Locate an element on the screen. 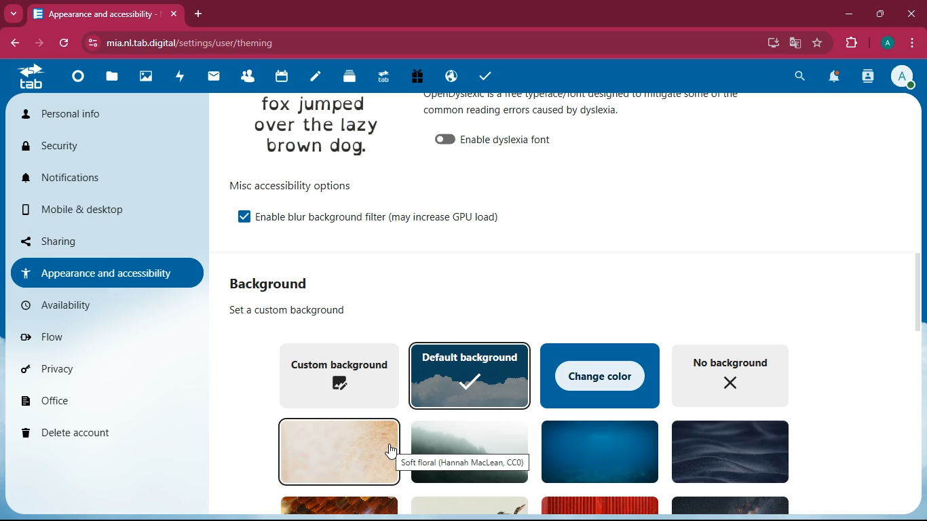 The image size is (927, 521). cursor is located at coordinates (388, 451).